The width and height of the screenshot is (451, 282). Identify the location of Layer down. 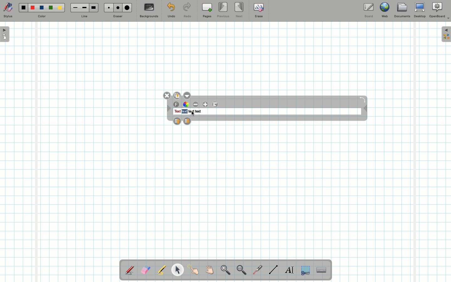
(187, 120).